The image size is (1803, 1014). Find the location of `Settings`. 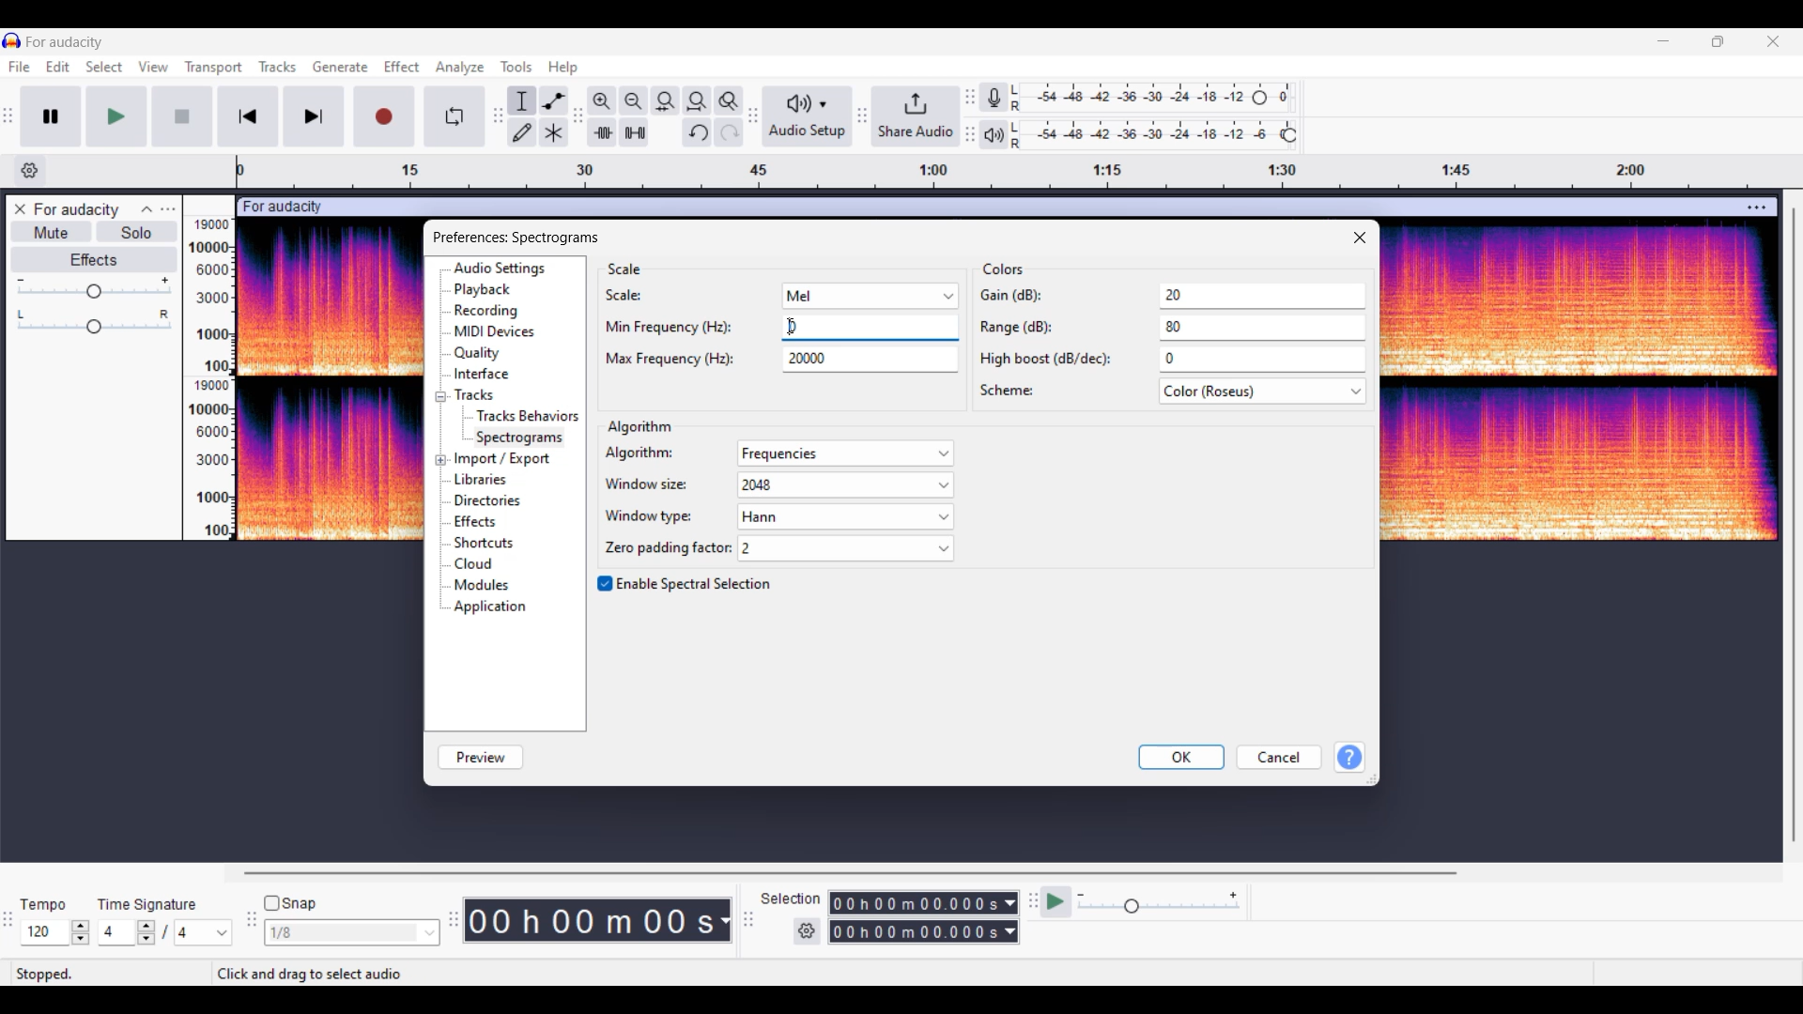

Settings is located at coordinates (807, 931).